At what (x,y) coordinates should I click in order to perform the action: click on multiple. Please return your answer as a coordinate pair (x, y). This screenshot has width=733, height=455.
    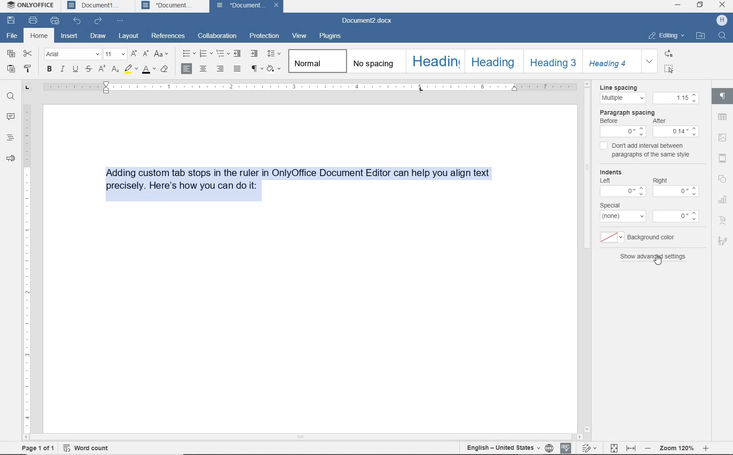
    Looking at the image, I should click on (622, 98).